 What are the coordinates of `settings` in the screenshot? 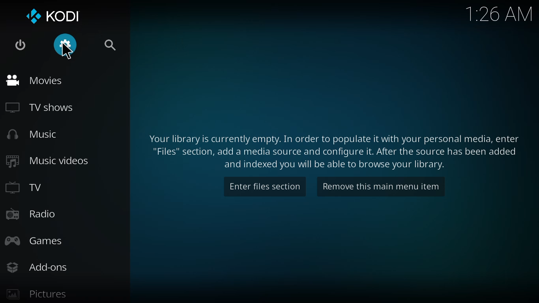 It's located at (63, 45).